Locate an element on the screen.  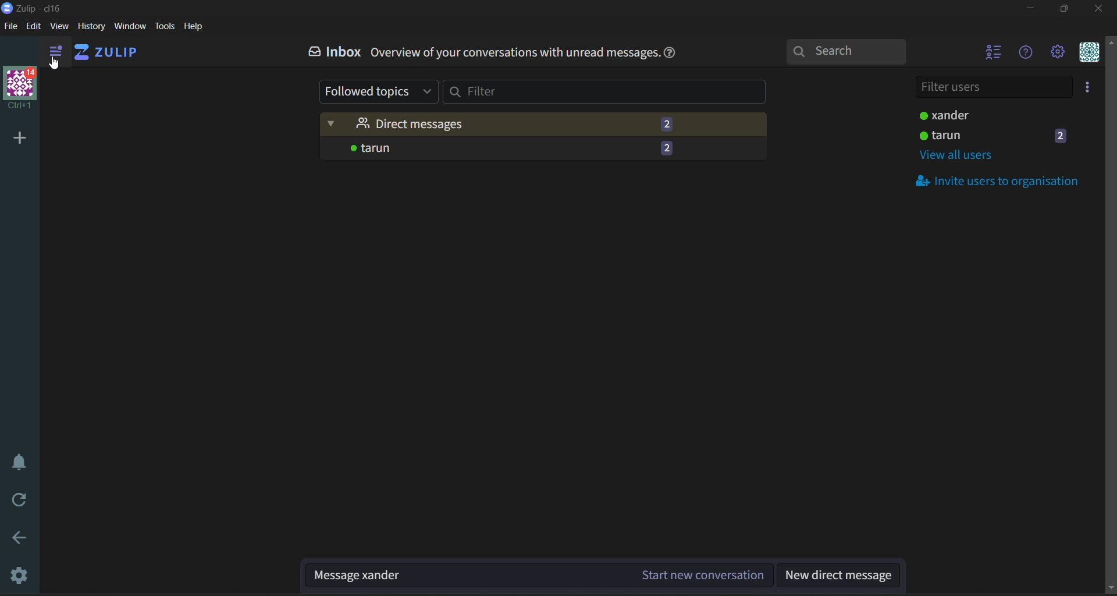
users status active is located at coordinates (990, 114).